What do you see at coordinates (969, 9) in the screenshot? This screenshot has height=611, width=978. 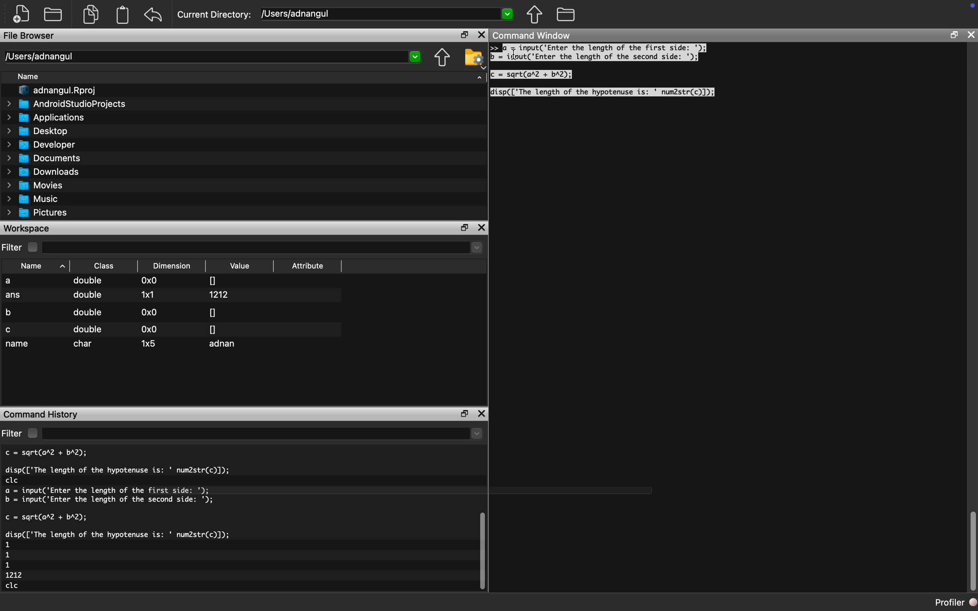 I see `icon` at bounding box center [969, 9].